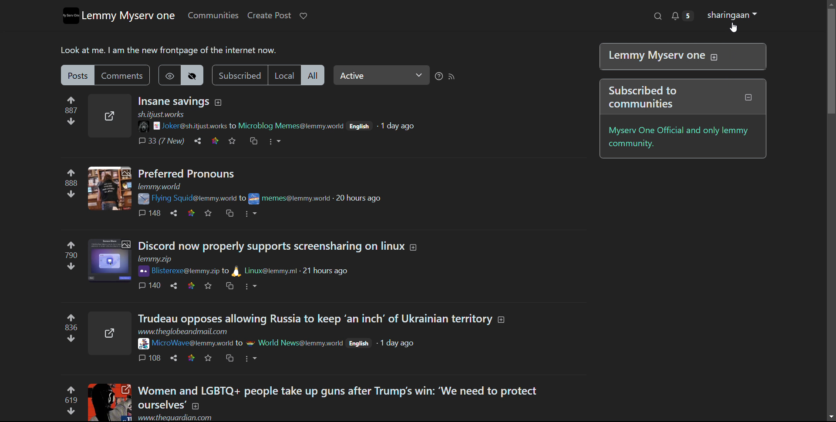 This screenshot has height=422, width=836. What do you see at coordinates (188, 173) in the screenshot?
I see `Preferred Pronouns` at bounding box center [188, 173].